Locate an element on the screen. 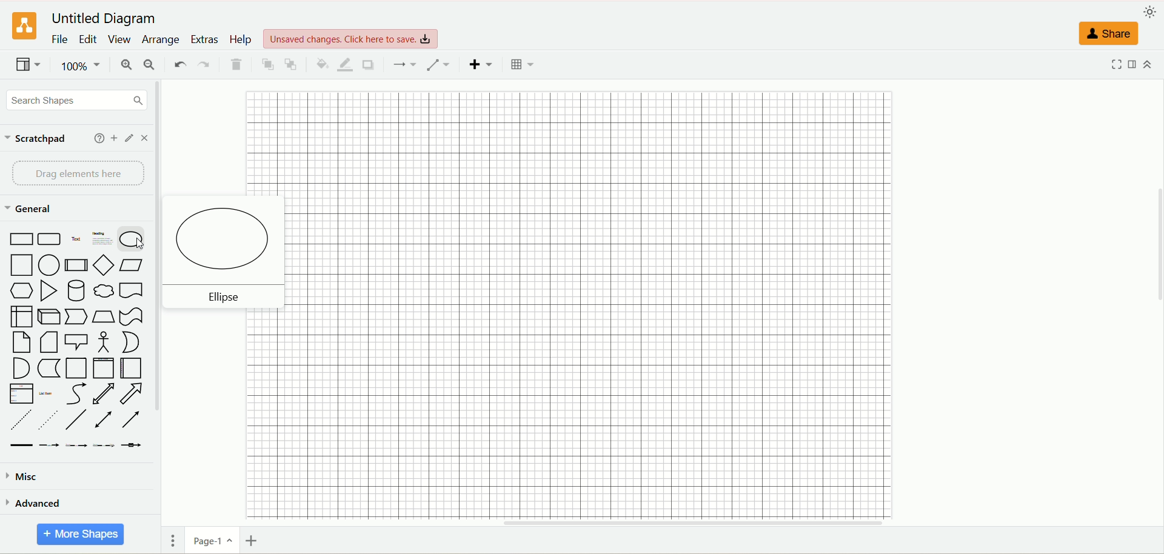 Image resolution: width=1164 pixels, height=554 pixels. arrange is located at coordinates (161, 42).